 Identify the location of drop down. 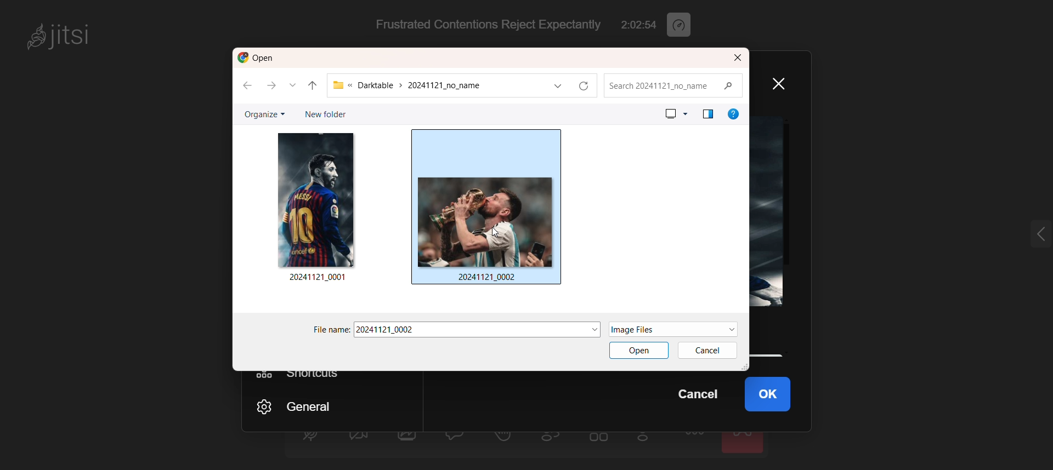
(557, 86).